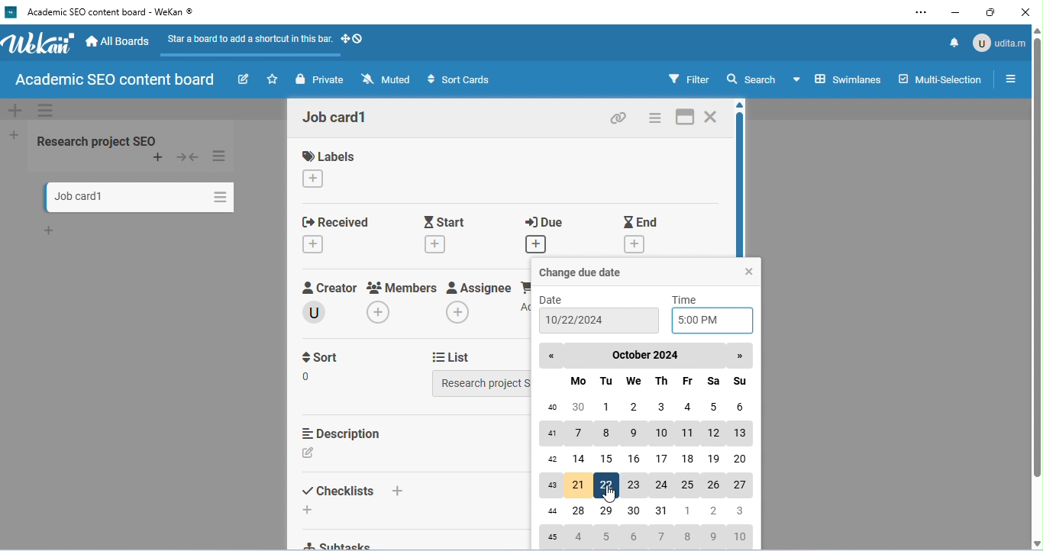 Image resolution: width=1043 pixels, height=551 pixels. I want to click on add due date, so click(537, 243).